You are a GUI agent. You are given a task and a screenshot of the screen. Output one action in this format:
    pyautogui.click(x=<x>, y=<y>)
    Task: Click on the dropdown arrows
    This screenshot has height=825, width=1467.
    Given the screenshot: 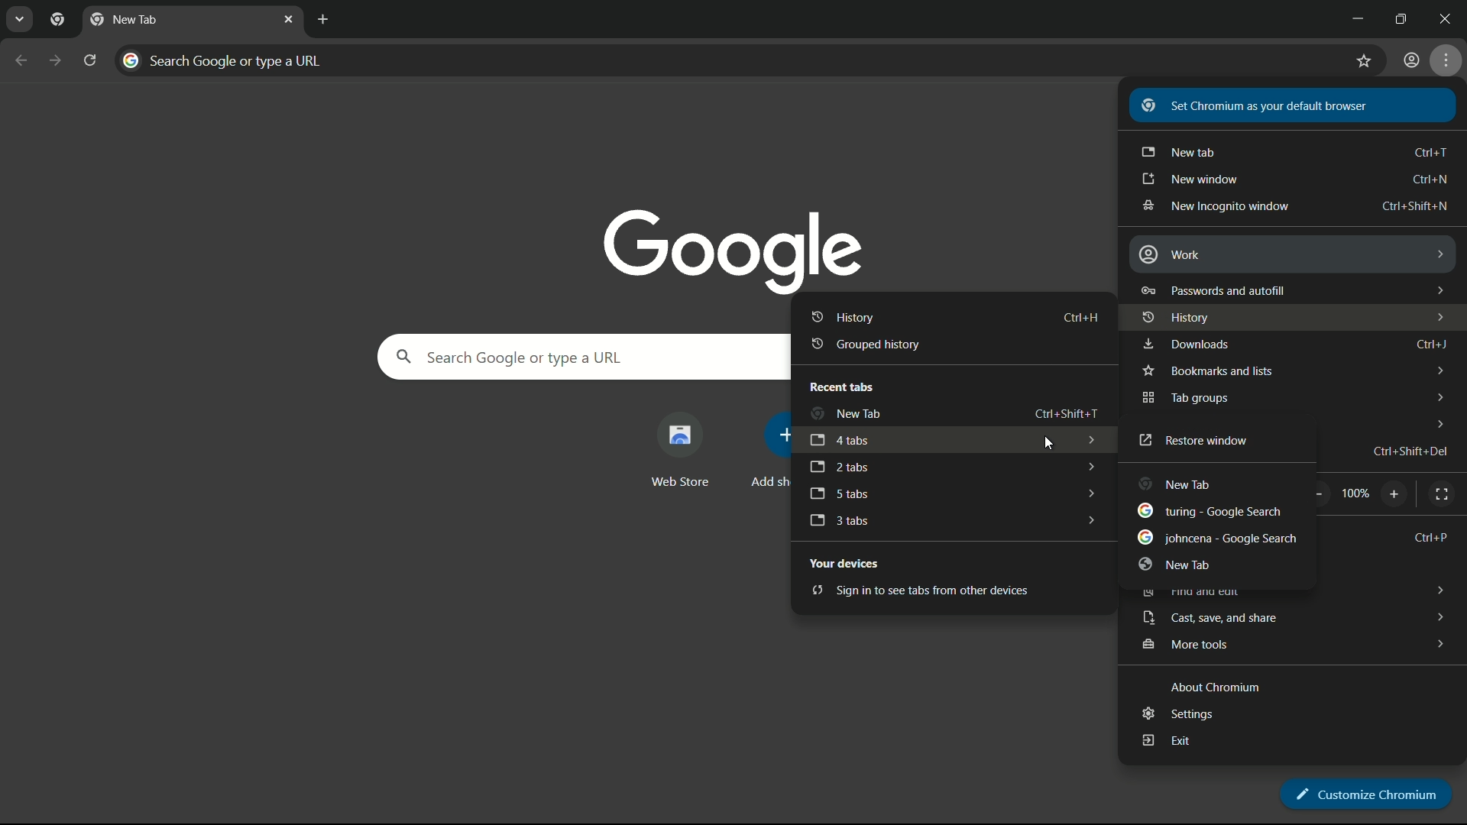 What is the action you would take?
    pyautogui.click(x=1438, y=643)
    